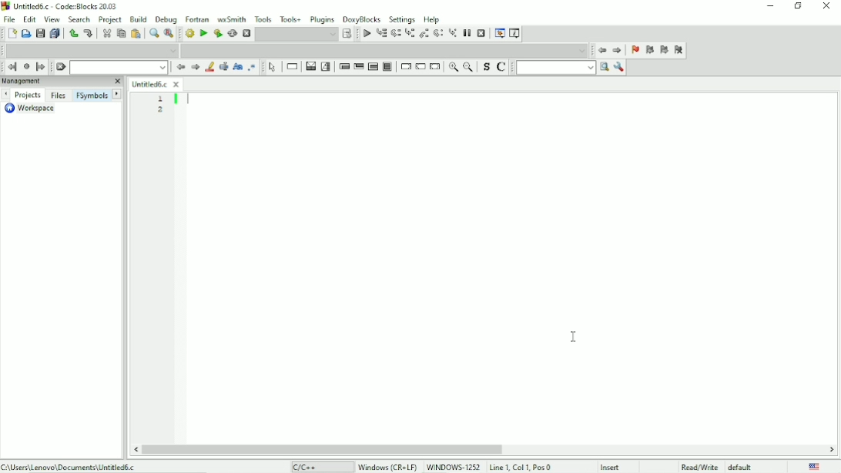 This screenshot has height=473, width=841. What do you see at coordinates (649, 50) in the screenshot?
I see `Prev bookmark` at bounding box center [649, 50].